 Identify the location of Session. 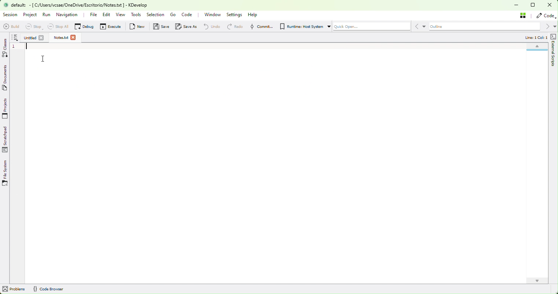
(11, 15).